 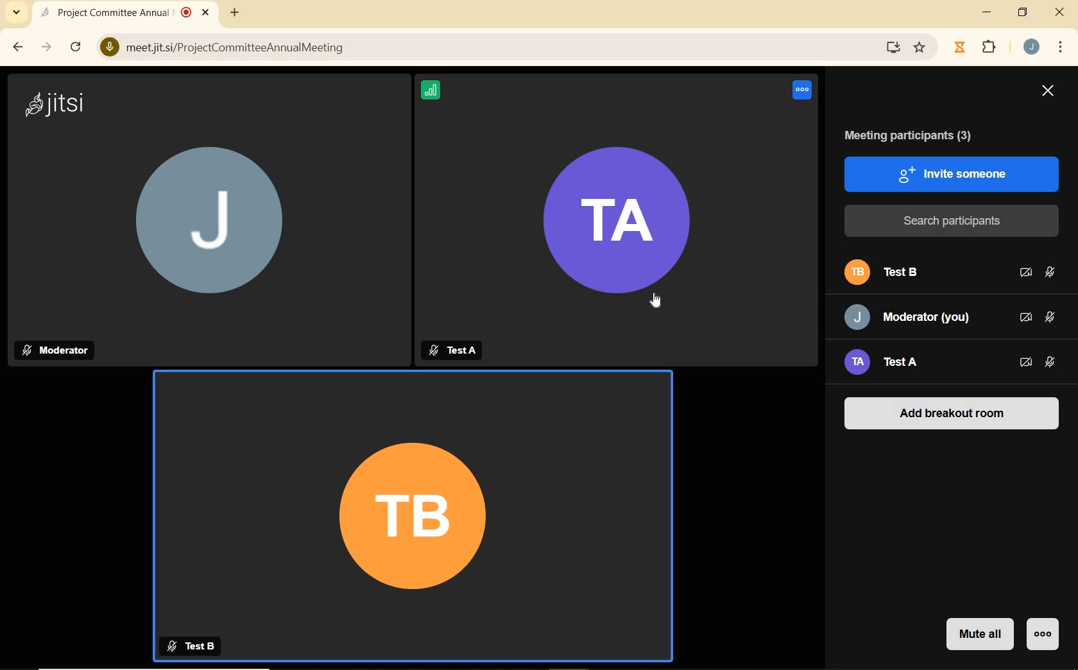 What do you see at coordinates (448, 350) in the screenshot?
I see `TestA` at bounding box center [448, 350].